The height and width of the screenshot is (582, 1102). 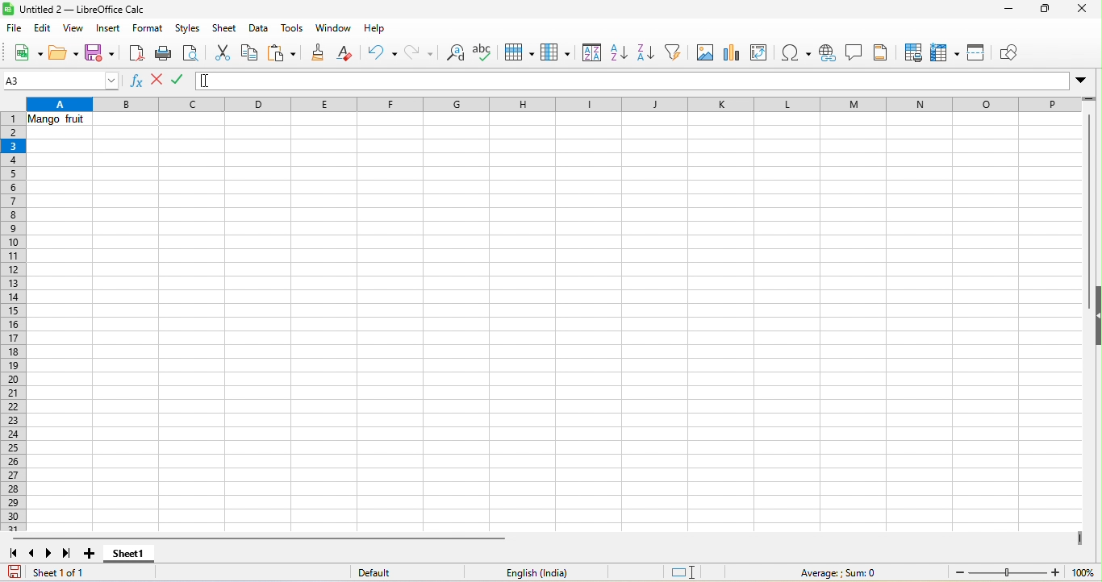 What do you see at coordinates (391, 573) in the screenshot?
I see `default` at bounding box center [391, 573].